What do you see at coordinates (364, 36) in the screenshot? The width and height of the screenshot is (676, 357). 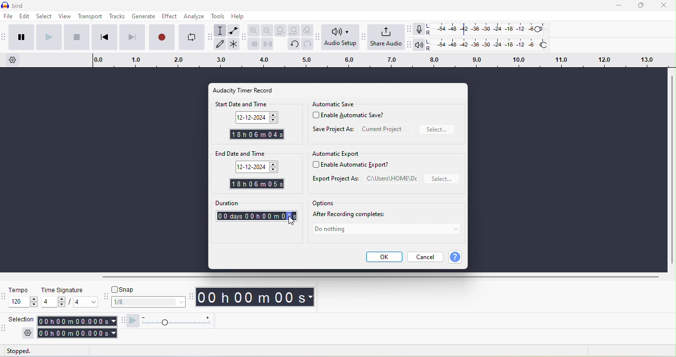 I see `audacity share audio toolbar` at bounding box center [364, 36].